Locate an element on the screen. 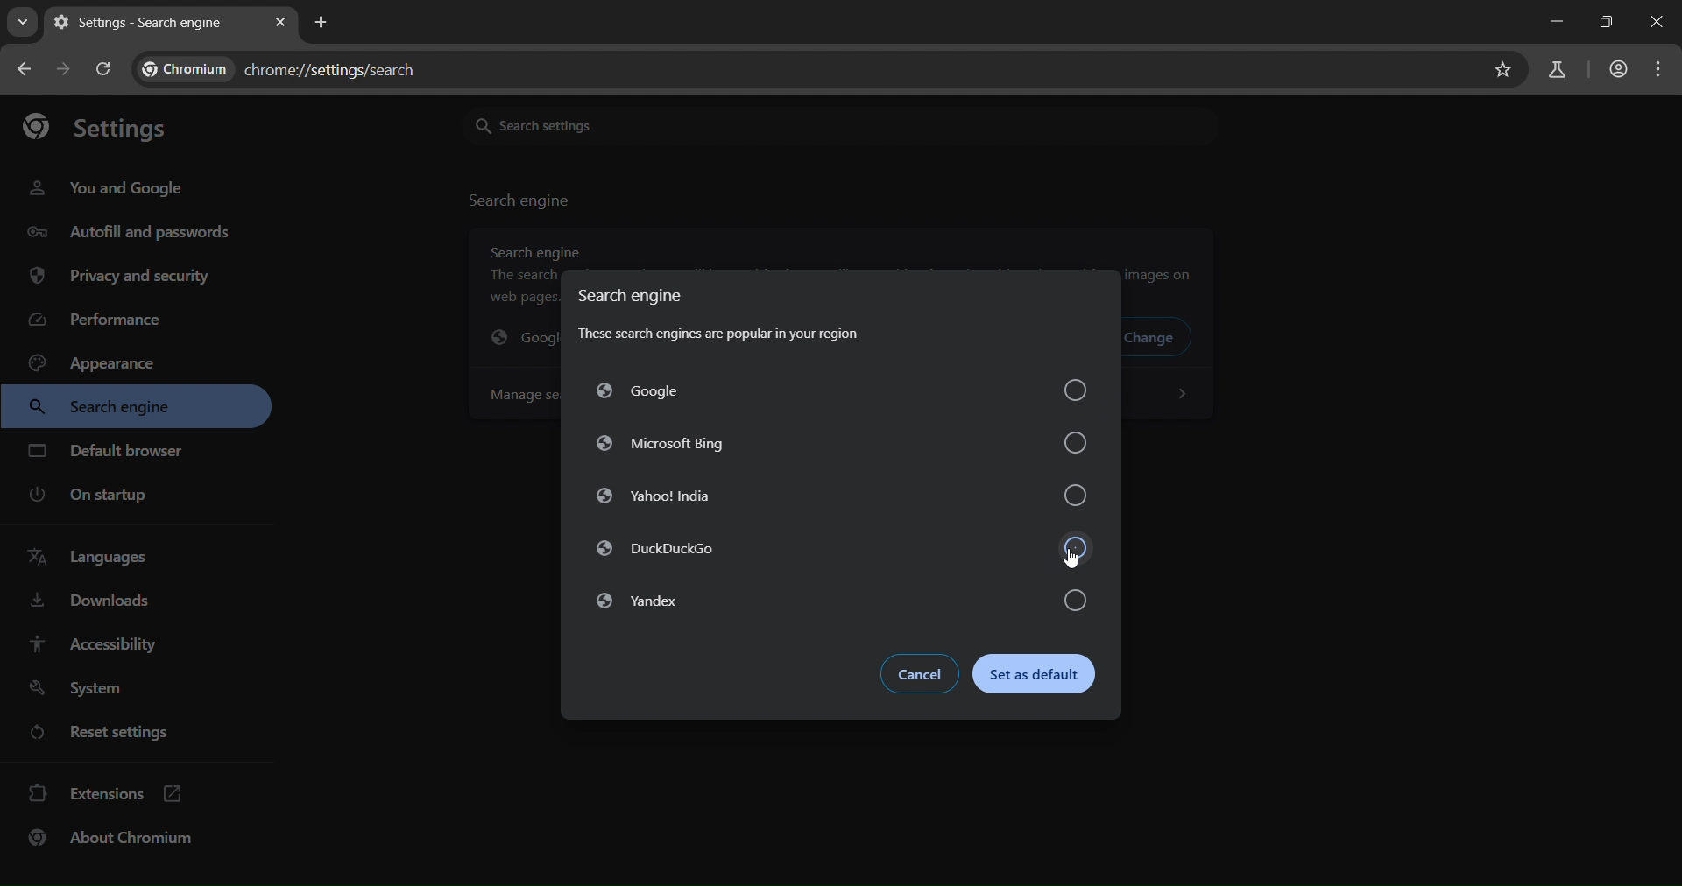  cursor is located at coordinates (1071, 556).